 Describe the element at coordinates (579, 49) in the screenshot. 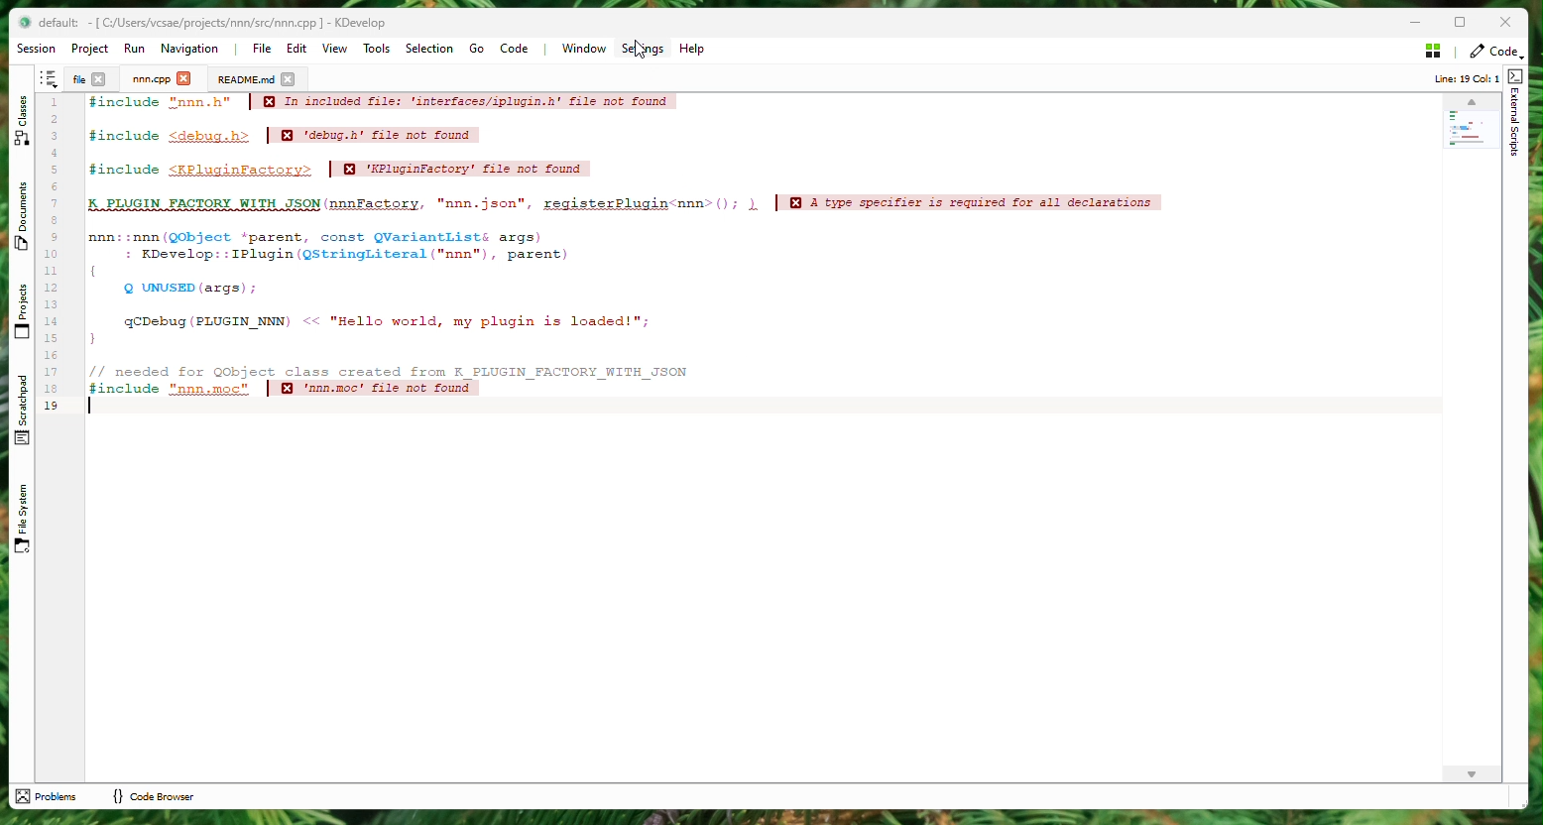

I see `Window` at that location.